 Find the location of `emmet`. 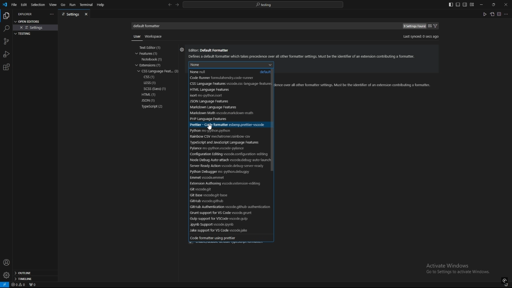

emmet is located at coordinates (218, 178).